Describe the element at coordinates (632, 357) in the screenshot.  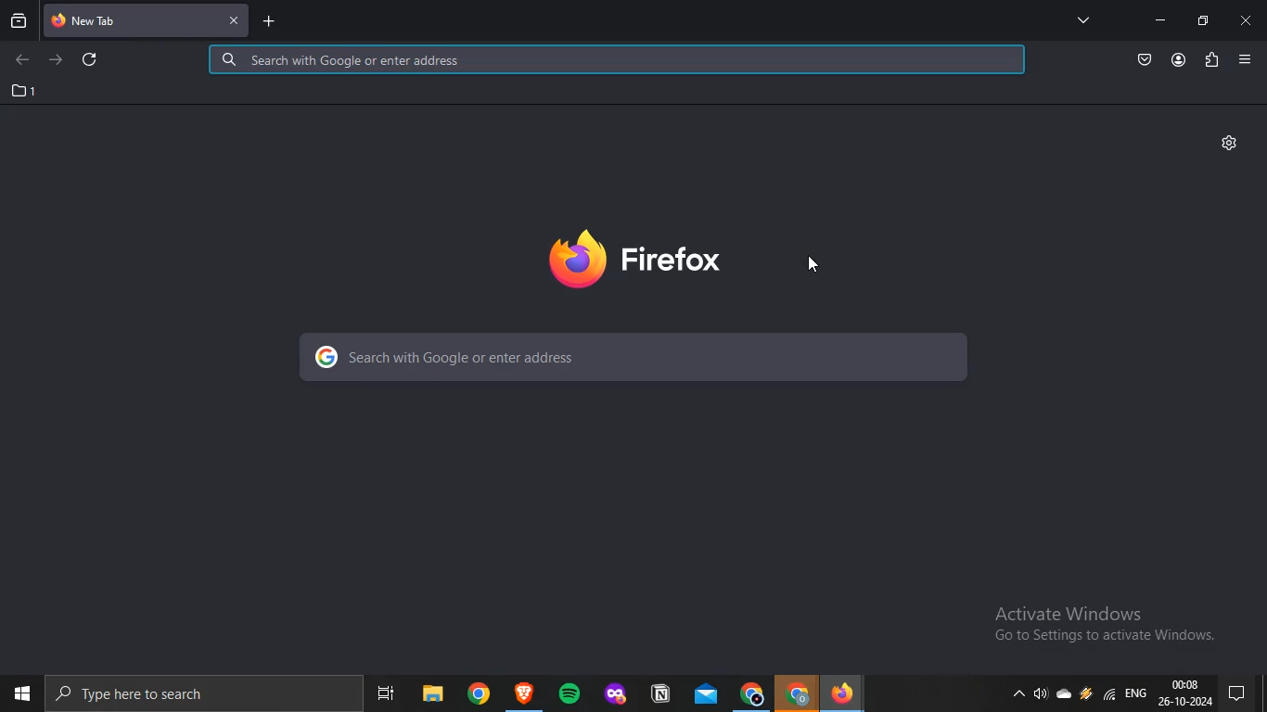
I see `search with google or enter address` at that location.